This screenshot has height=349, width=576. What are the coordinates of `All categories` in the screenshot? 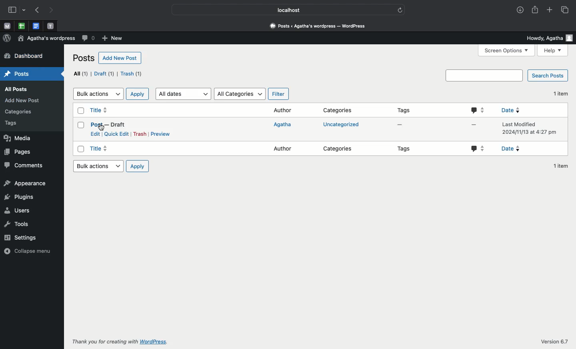 It's located at (240, 95).